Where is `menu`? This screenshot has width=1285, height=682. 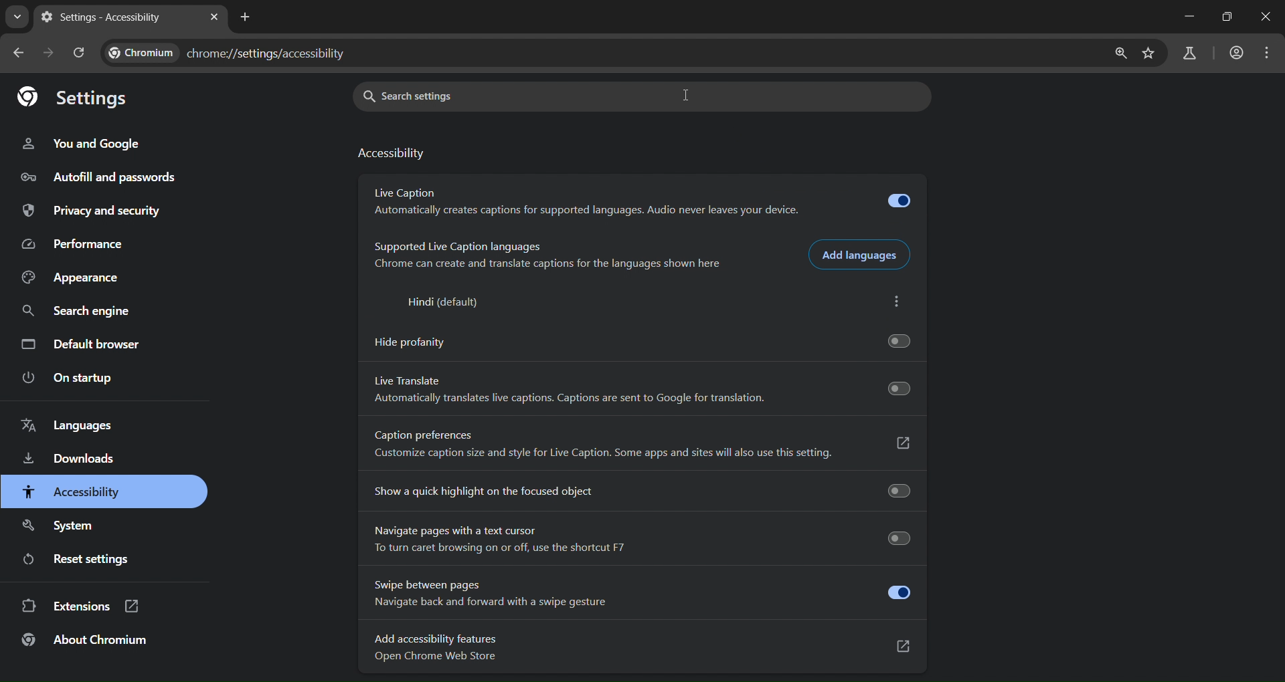 menu is located at coordinates (1266, 53).